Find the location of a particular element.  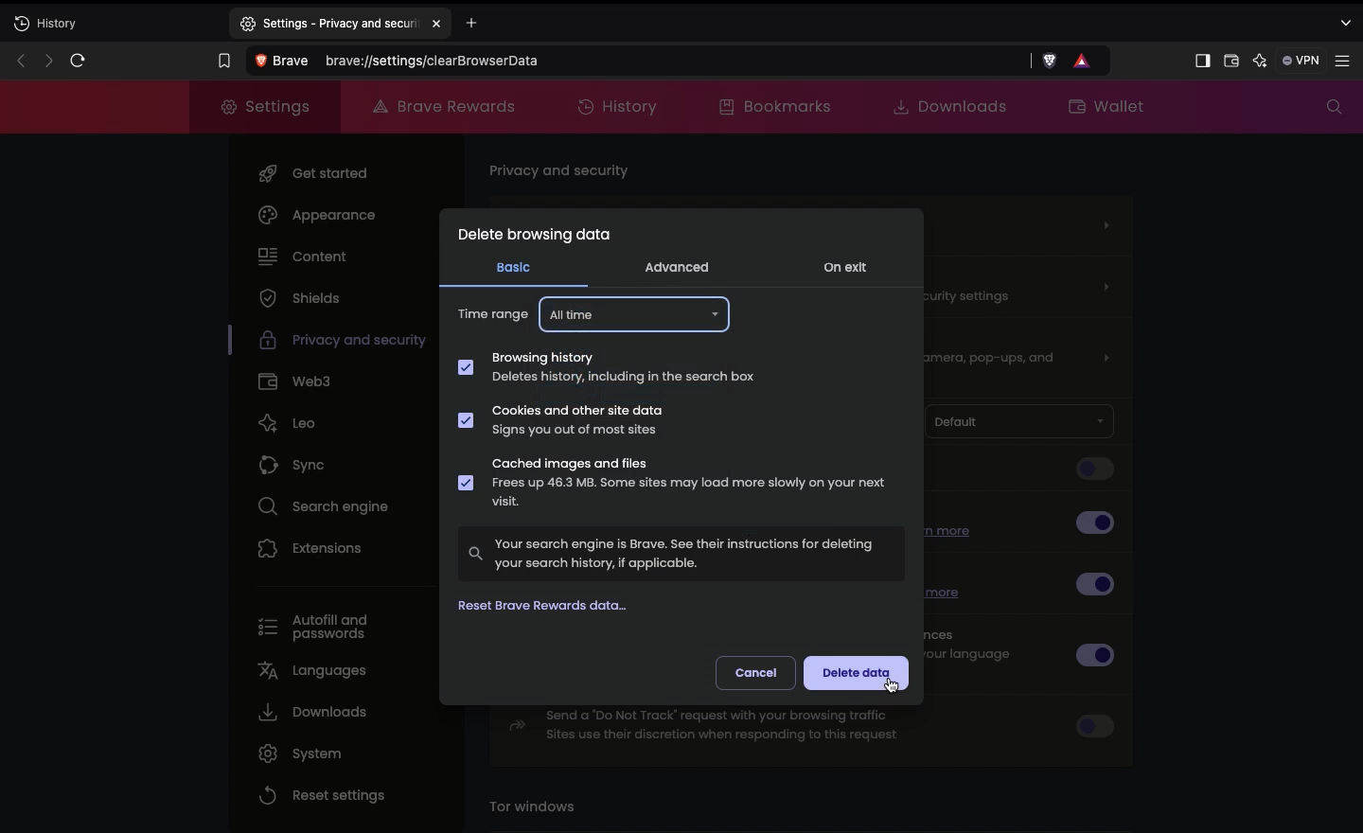

Tor windows is located at coordinates (539, 807).